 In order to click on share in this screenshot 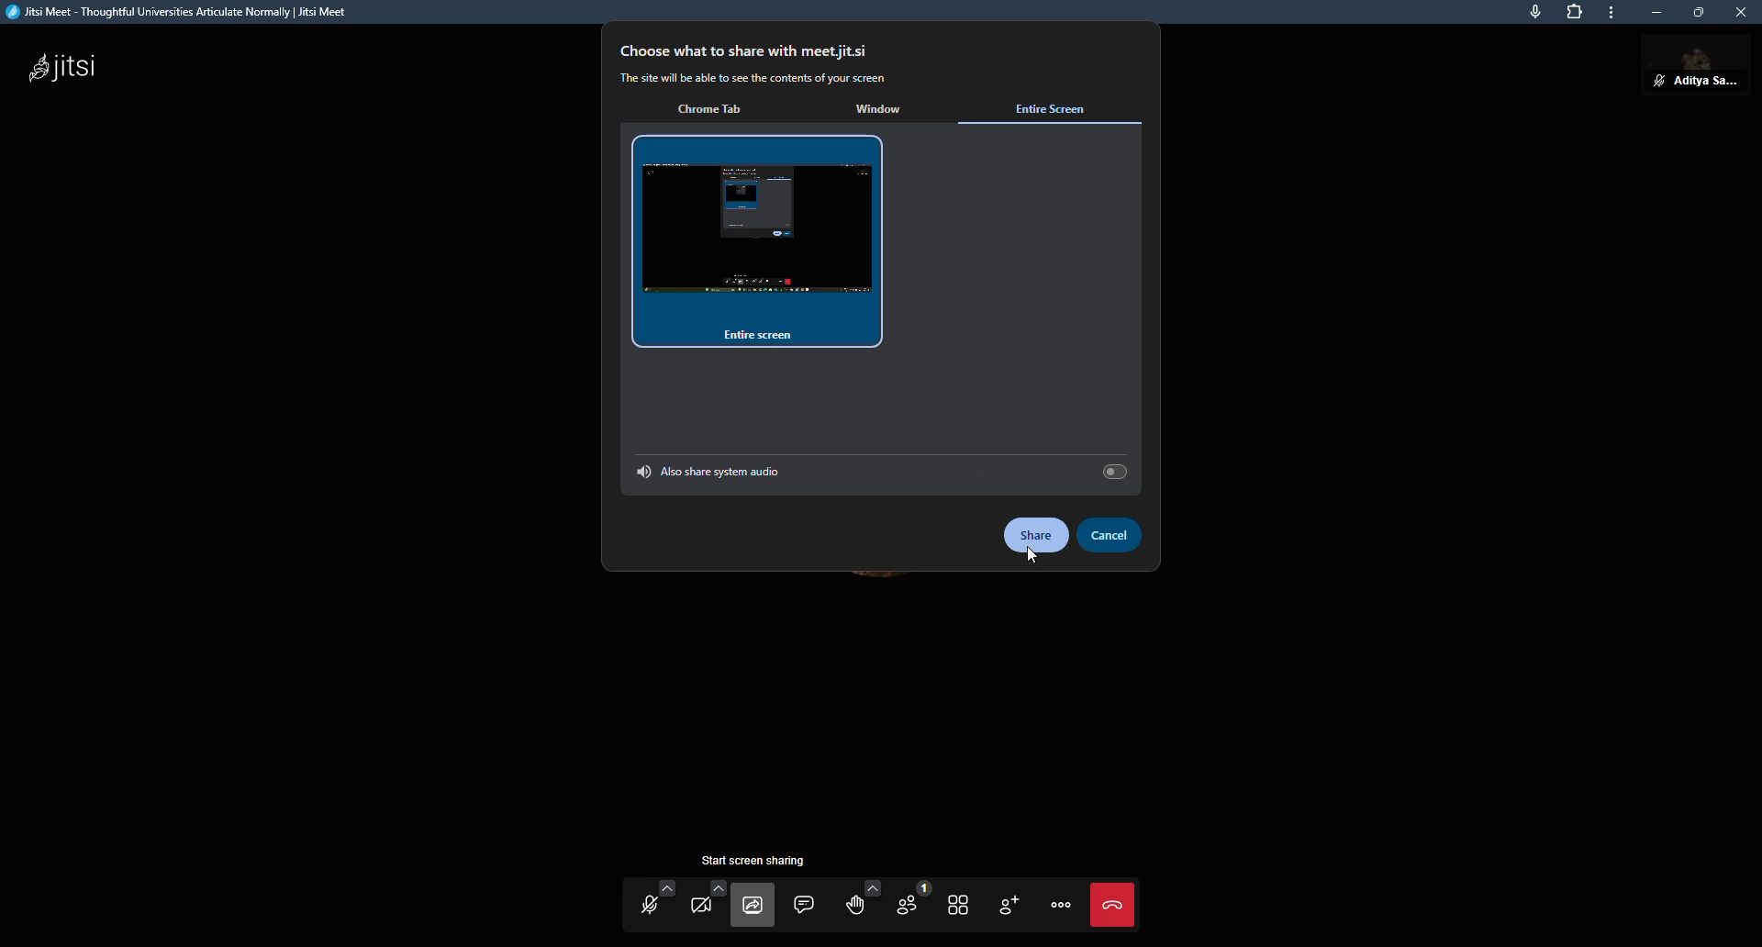, I will do `click(1037, 527)`.